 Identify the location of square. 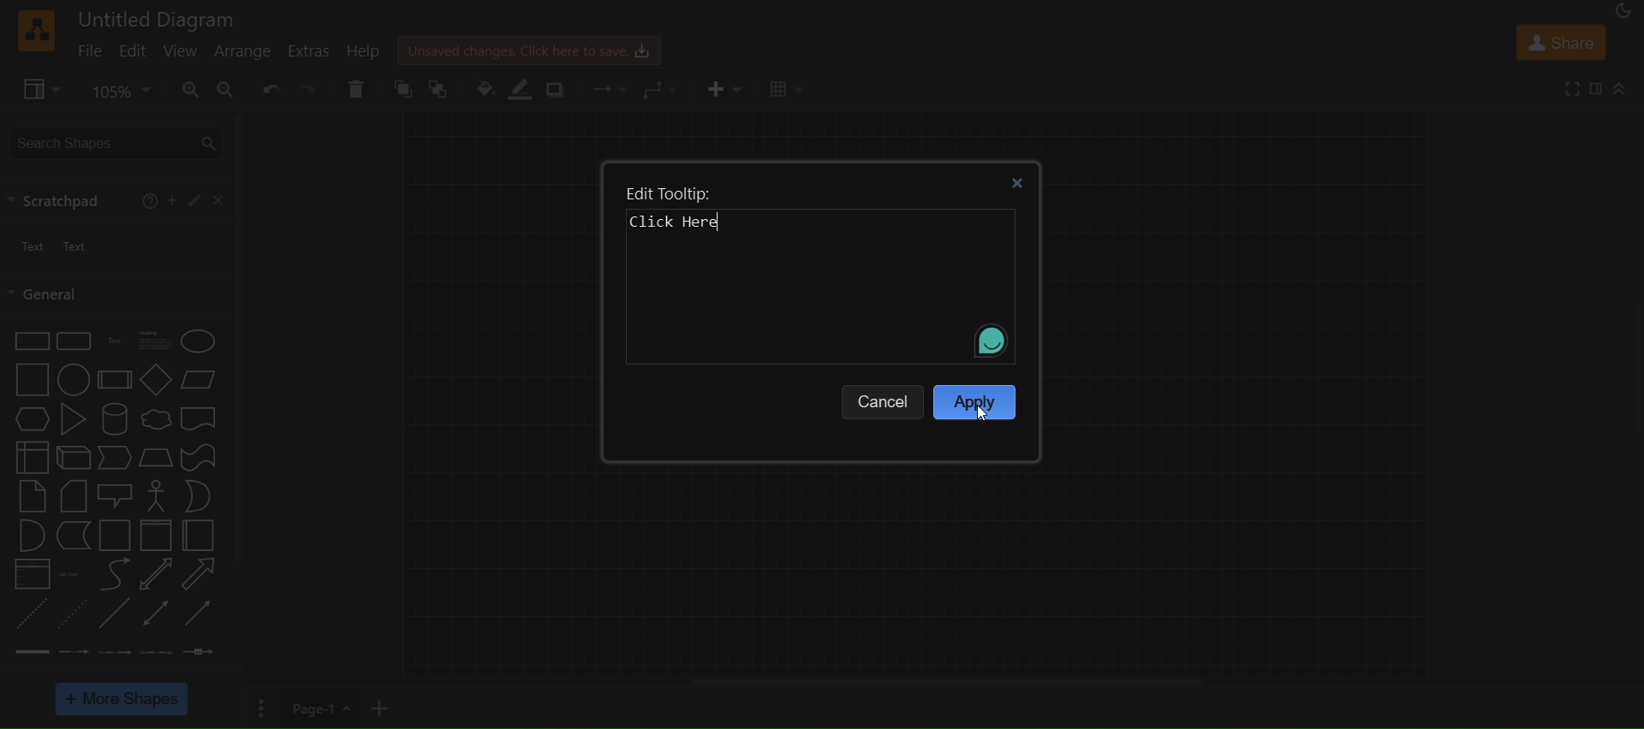
(30, 381).